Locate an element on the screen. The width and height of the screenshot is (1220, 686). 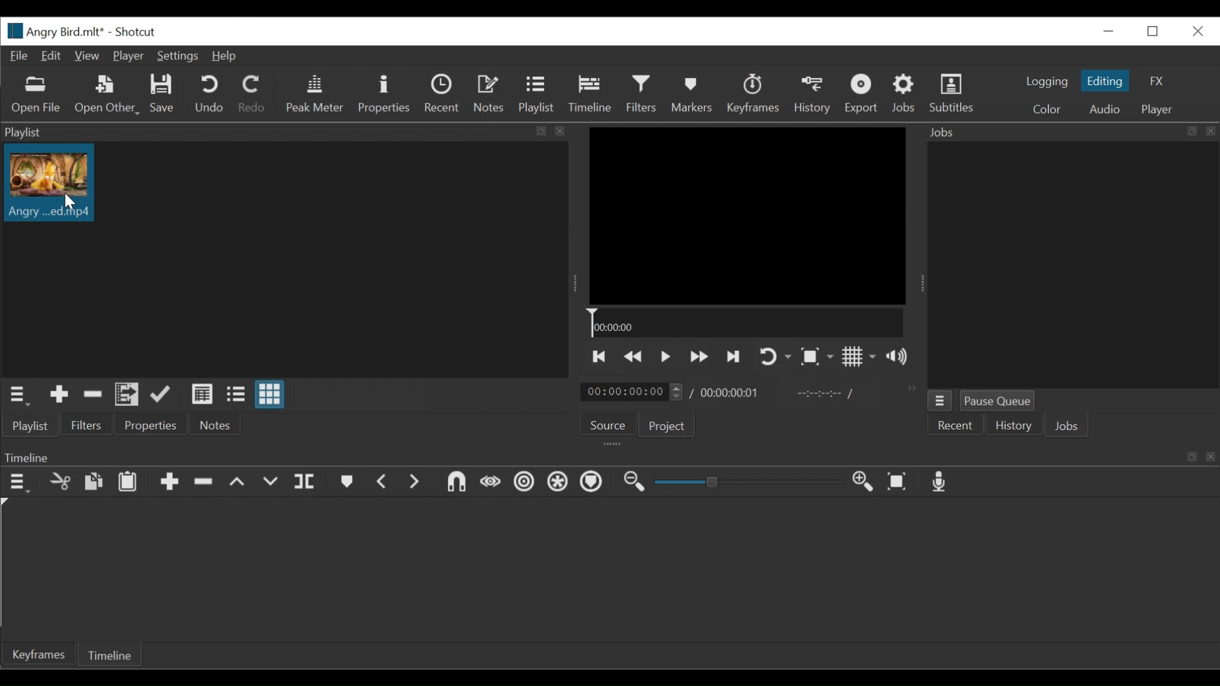
Scrub while dragging is located at coordinates (491, 483).